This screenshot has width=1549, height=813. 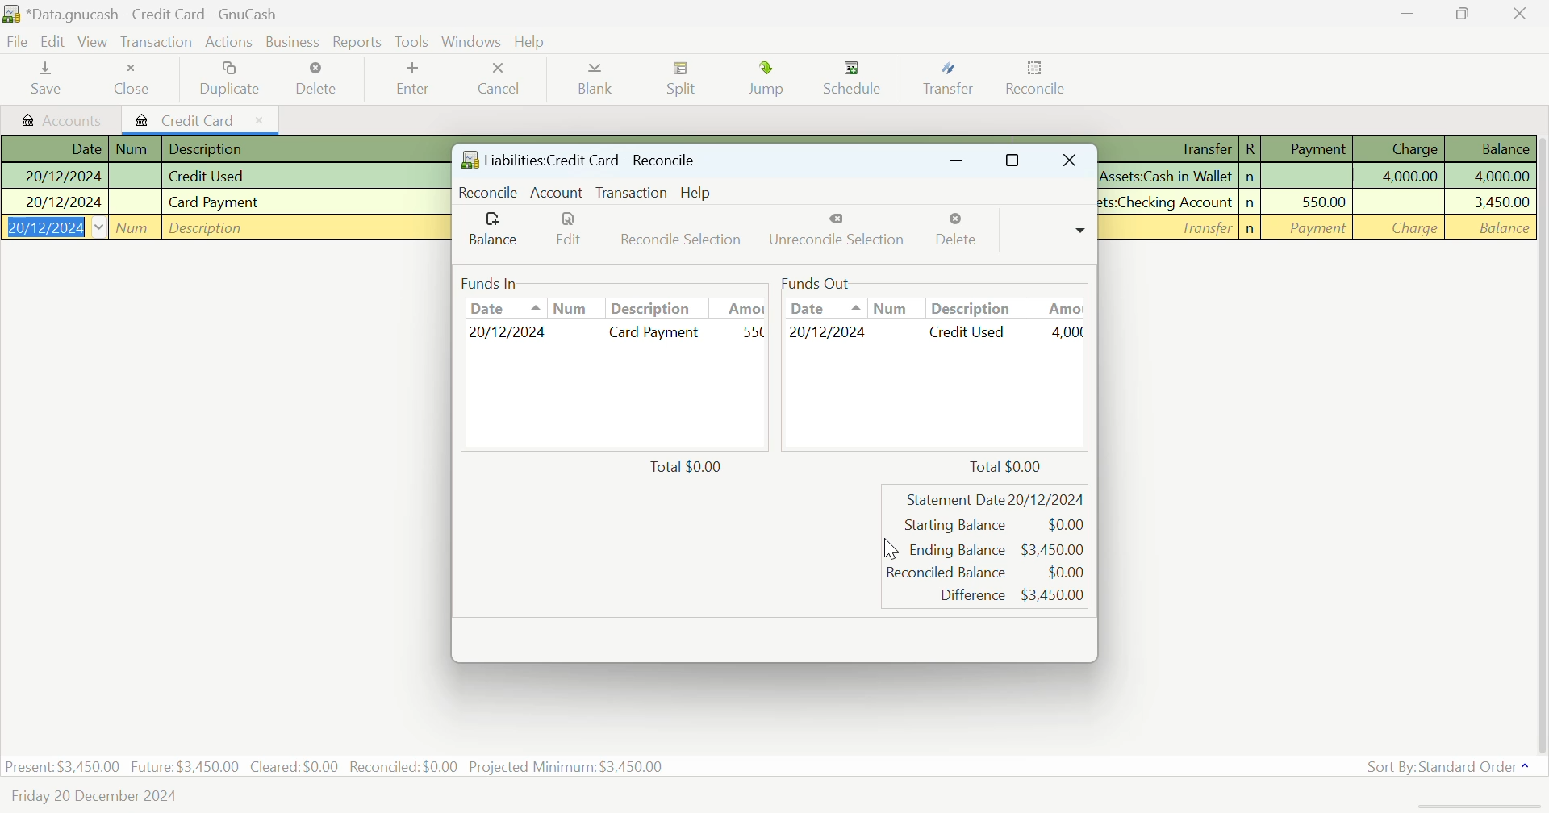 I want to click on Ending Balance $3,450.00, so click(x=998, y=548).